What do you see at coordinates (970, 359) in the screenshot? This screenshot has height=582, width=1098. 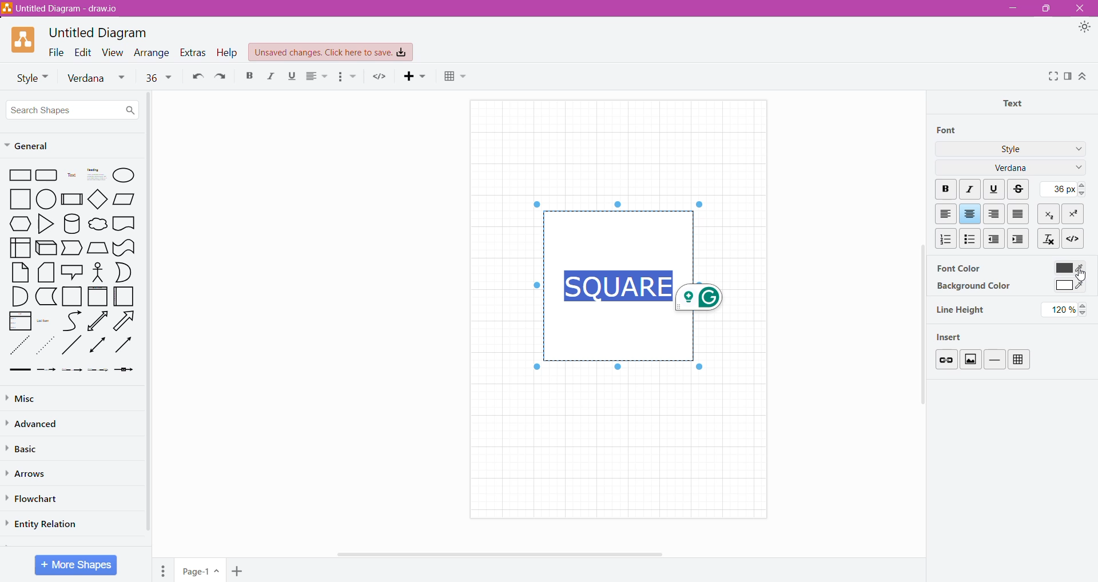 I see `Image` at bounding box center [970, 359].